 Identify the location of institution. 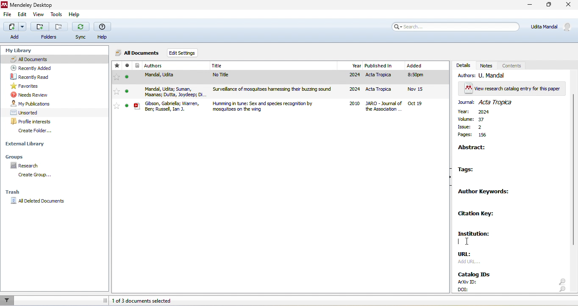
(478, 234).